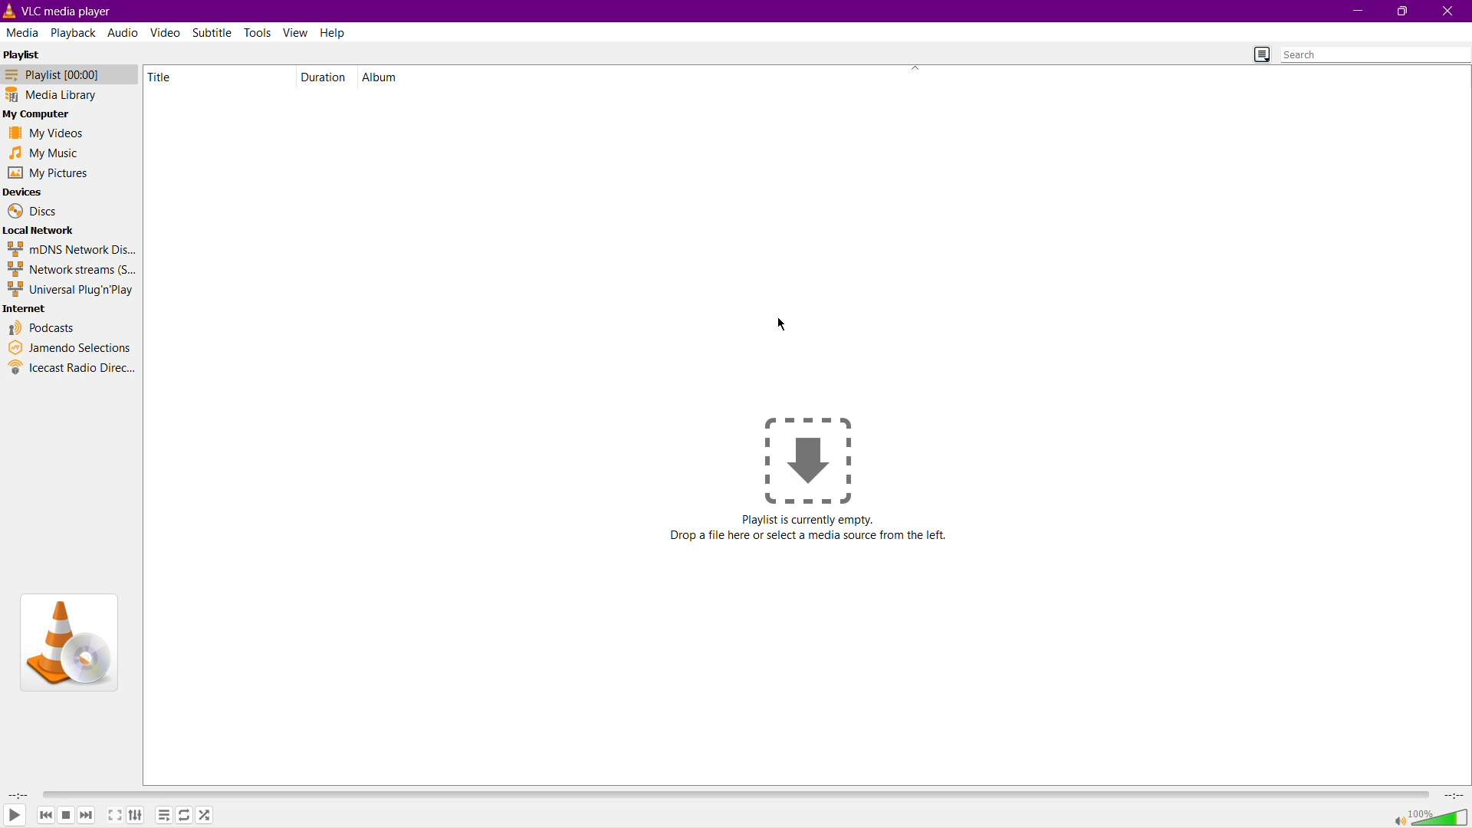  What do you see at coordinates (87, 815) in the screenshot?
I see `Skip Forward` at bounding box center [87, 815].